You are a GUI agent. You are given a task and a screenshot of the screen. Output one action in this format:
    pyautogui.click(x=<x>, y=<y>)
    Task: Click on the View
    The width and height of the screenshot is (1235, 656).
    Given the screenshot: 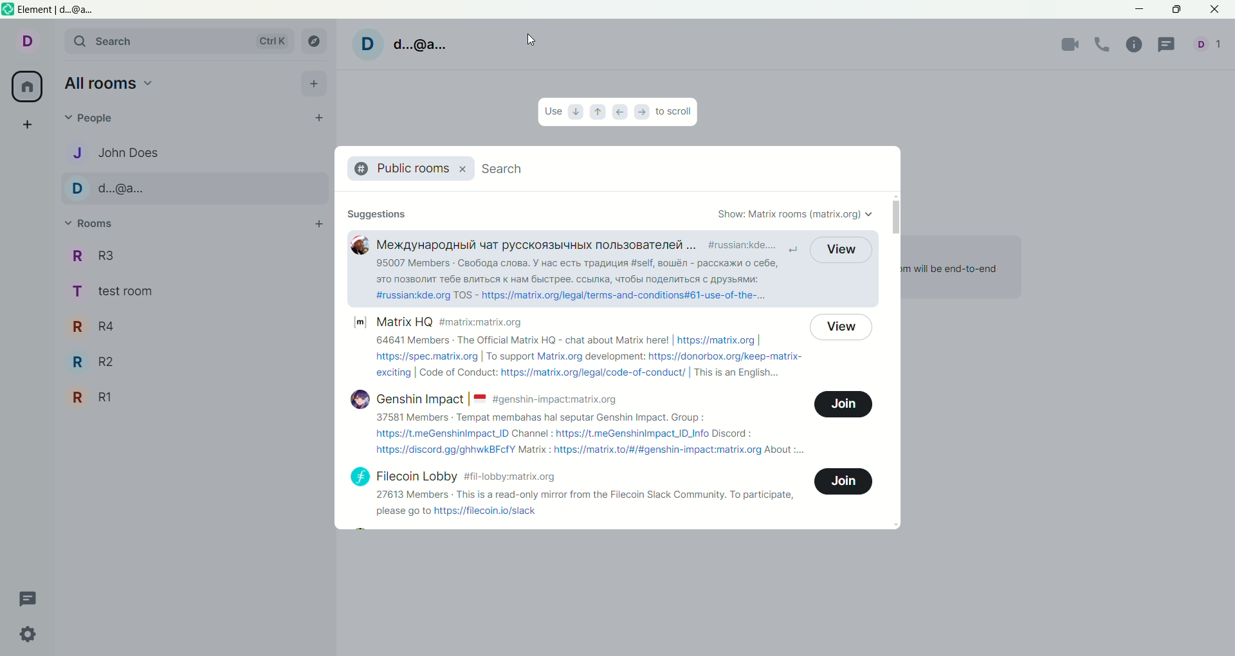 What is the action you would take?
    pyautogui.click(x=841, y=328)
    